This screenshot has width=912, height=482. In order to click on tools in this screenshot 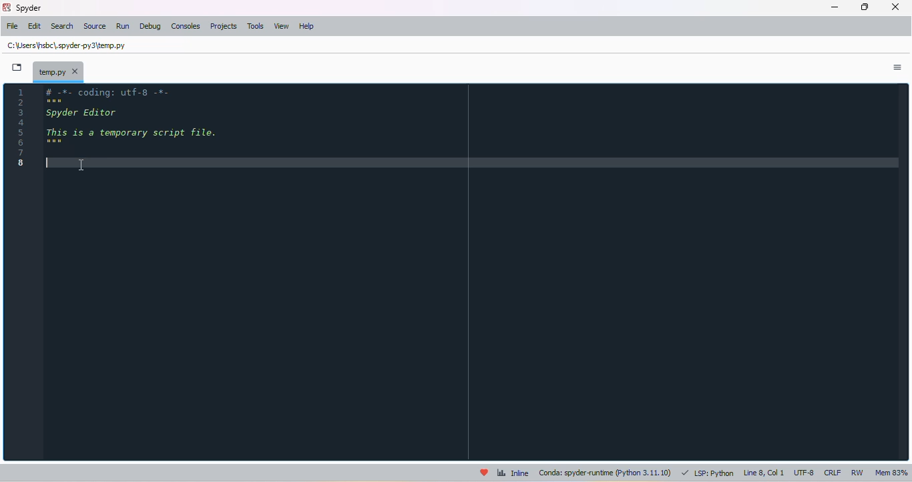, I will do `click(256, 26)`.